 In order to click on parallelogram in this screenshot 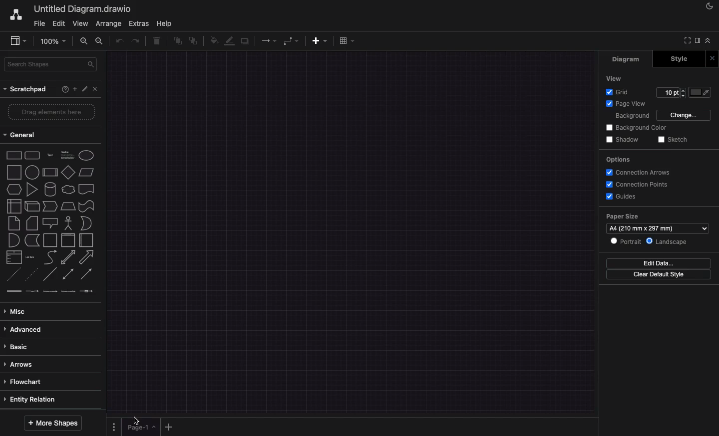, I will do `click(86, 172)`.